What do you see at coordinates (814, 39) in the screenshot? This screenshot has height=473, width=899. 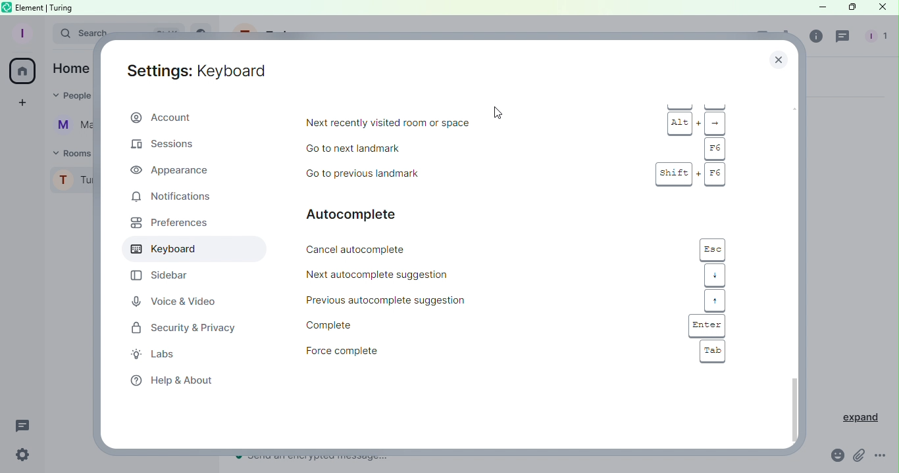 I see `Room info` at bounding box center [814, 39].